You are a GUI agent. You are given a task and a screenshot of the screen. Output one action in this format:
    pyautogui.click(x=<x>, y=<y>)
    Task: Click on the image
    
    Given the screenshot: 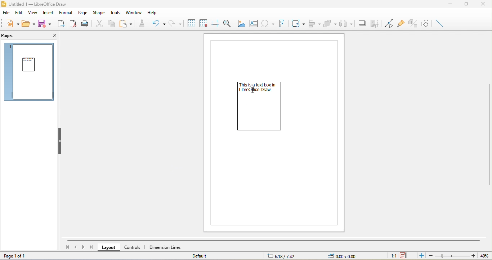 What is the action you would take?
    pyautogui.click(x=242, y=23)
    